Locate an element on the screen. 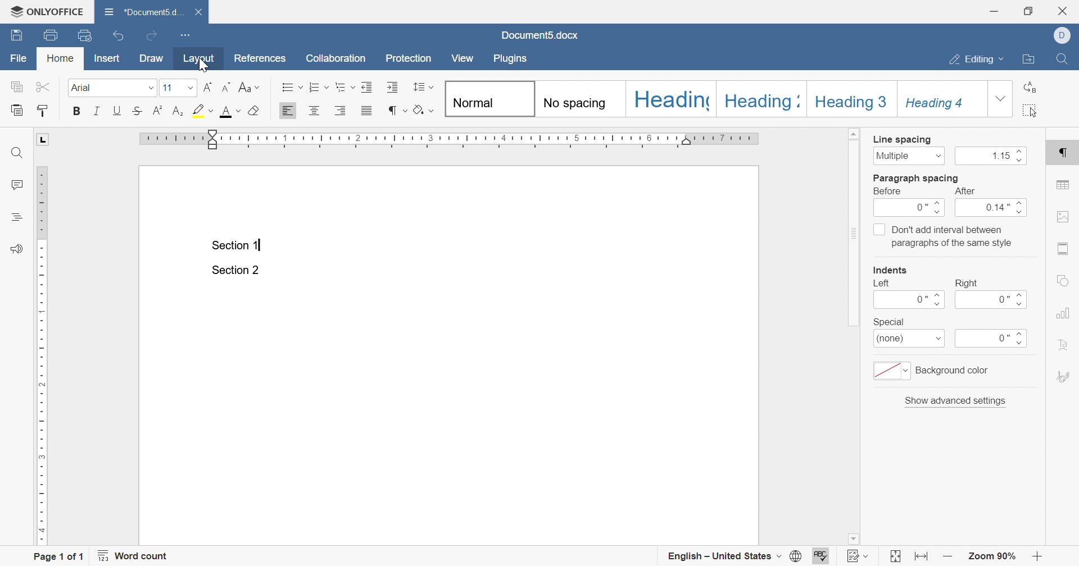  Don't add interval between paragraphs of the same style is located at coordinates (943, 236).